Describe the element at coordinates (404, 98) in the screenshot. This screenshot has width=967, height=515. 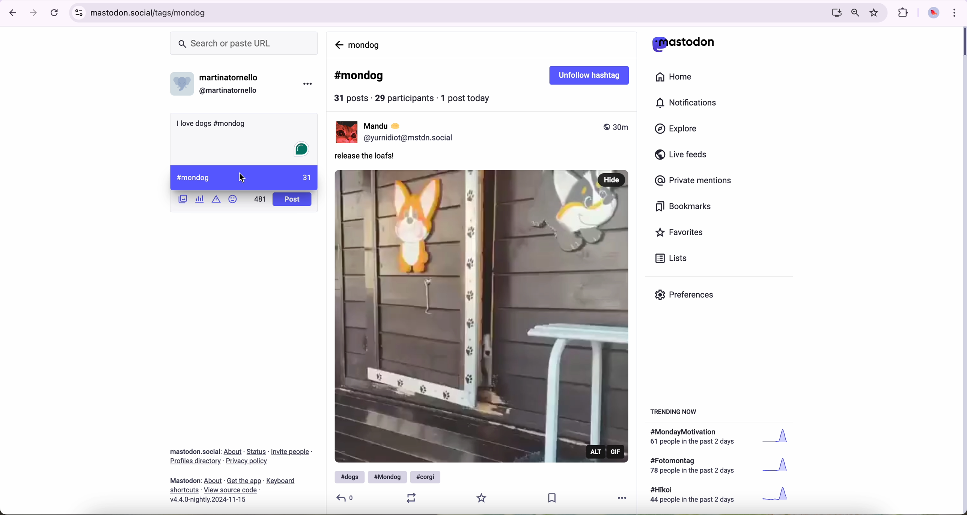
I see `29 participants` at that location.